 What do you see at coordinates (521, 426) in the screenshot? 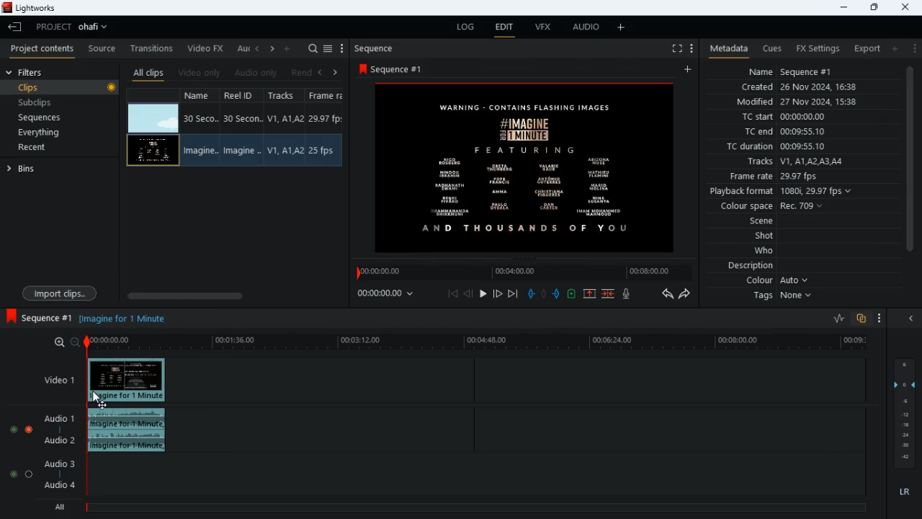
I see `timeline tracks` at bounding box center [521, 426].